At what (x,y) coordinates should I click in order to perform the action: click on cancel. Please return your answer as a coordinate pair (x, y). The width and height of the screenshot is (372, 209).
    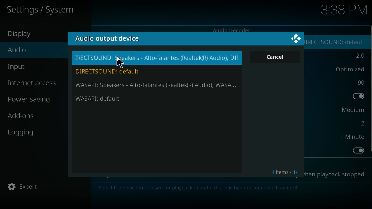
    Looking at the image, I should click on (276, 57).